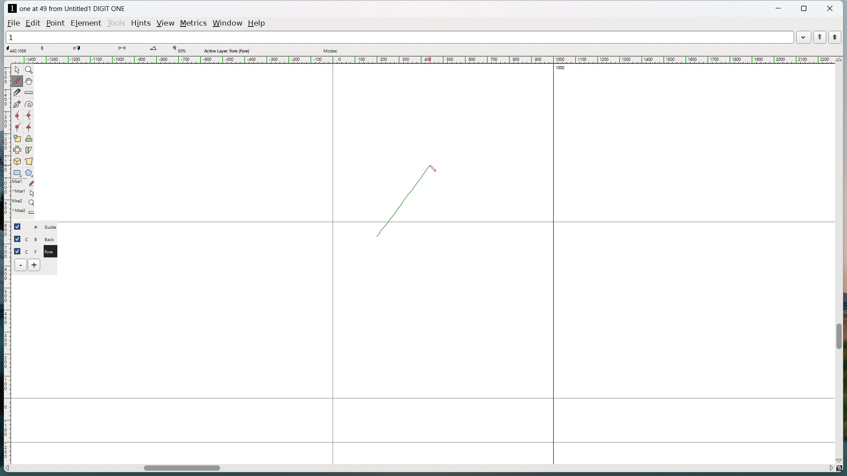 The height and width of the screenshot is (476, 847). I want to click on rotate selection in 3d and project back to the place, so click(17, 161).